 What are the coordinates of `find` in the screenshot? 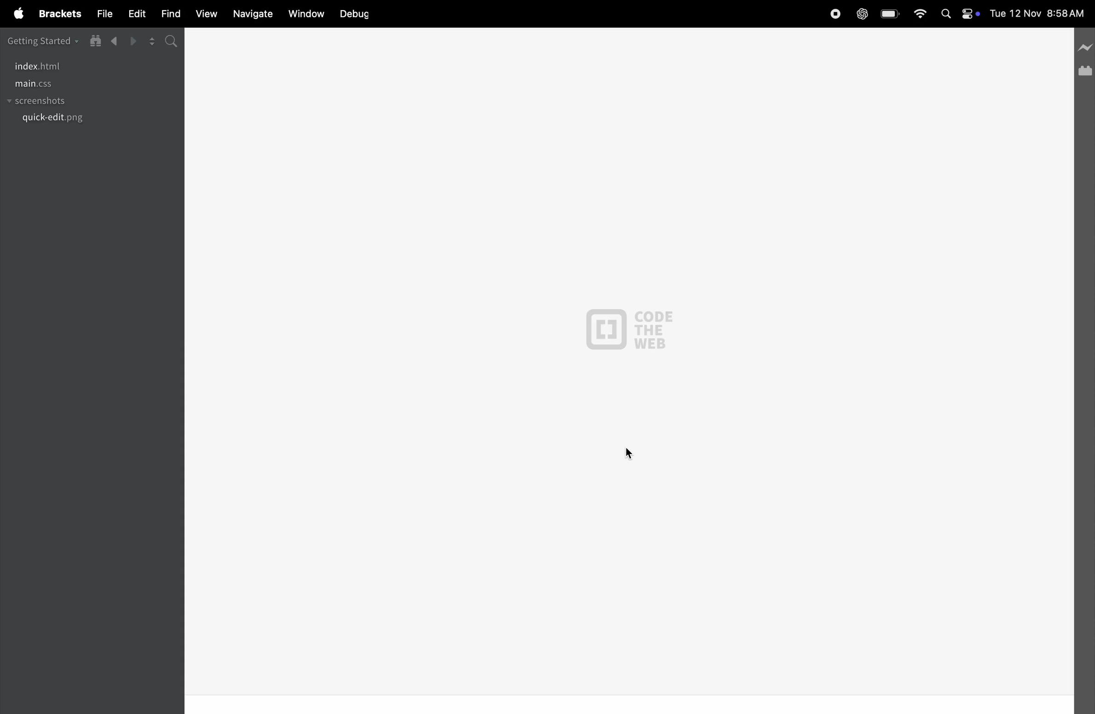 It's located at (169, 12).